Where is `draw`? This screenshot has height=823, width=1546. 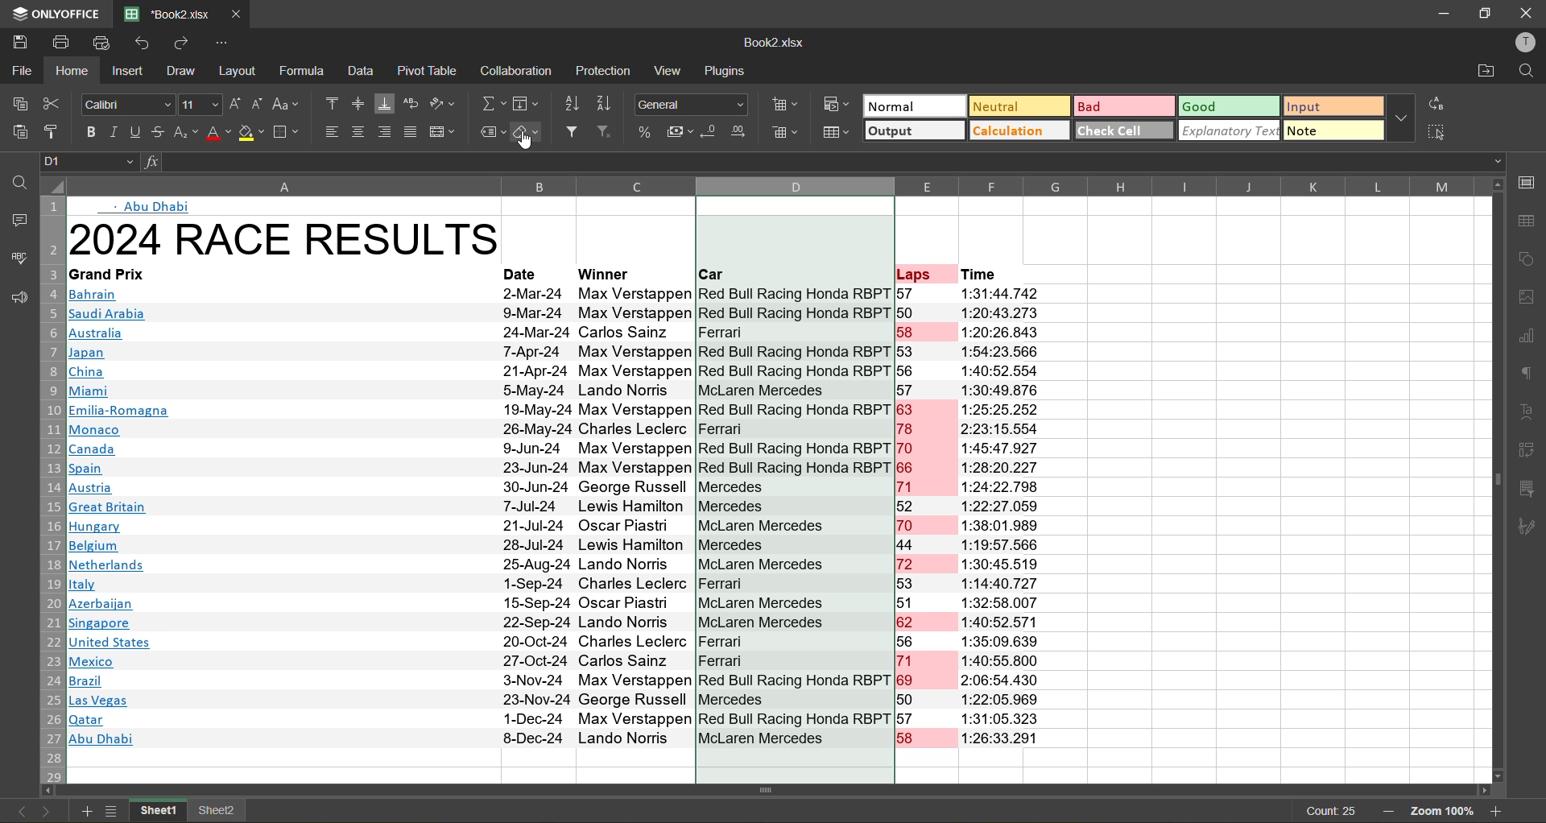
draw is located at coordinates (180, 71).